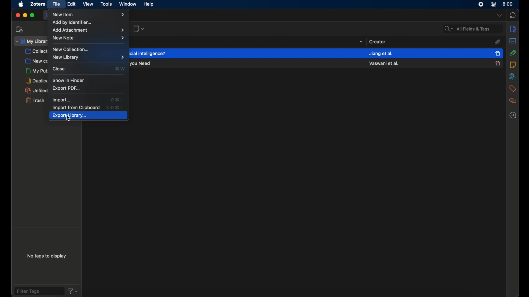 Image resolution: width=529 pixels, height=297 pixels. I want to click on trash, so click(35, 100).